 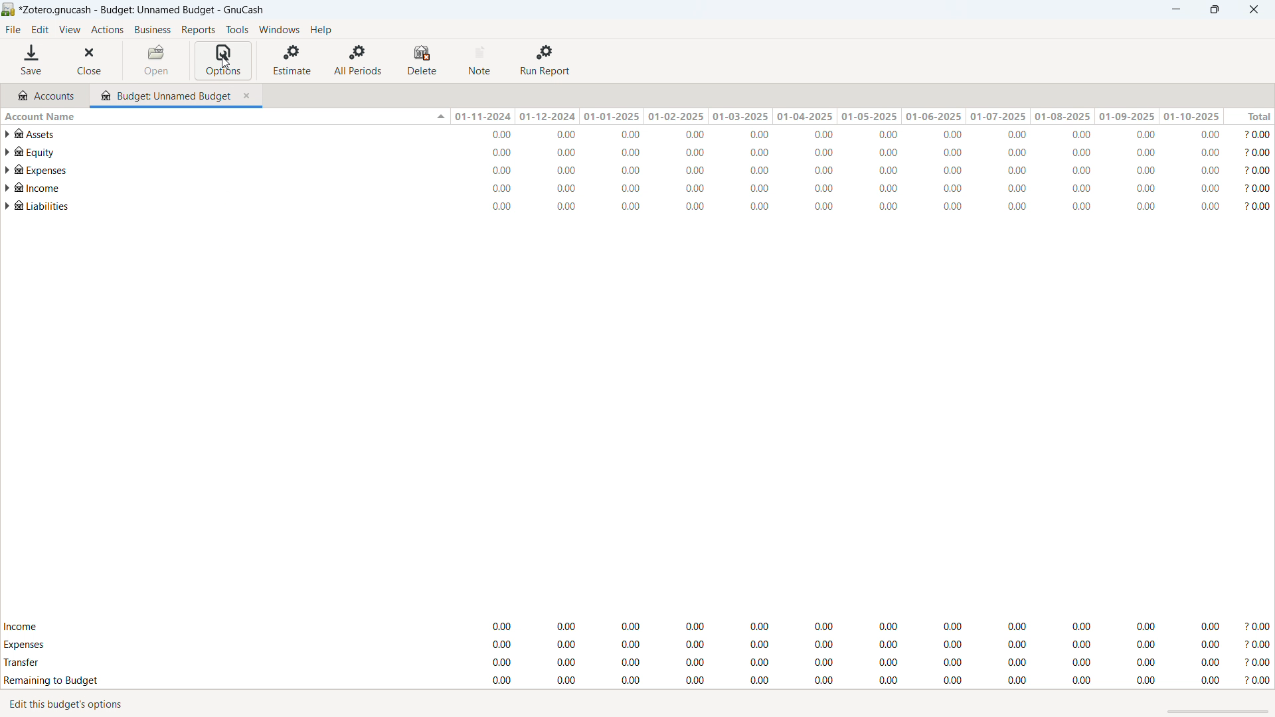 I want to click on account statement for "Expenses", so click(x=646, y=170).